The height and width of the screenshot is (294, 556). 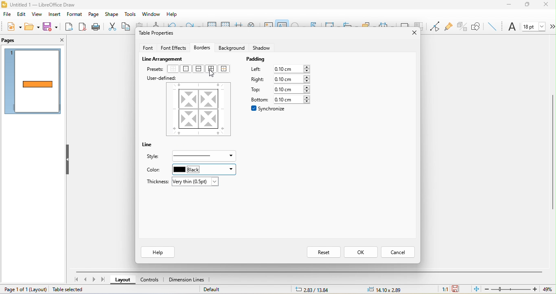 What do you see at coordinates (112, 14) in the screenshot?
I see `shape` at bounding box center [112, 14].